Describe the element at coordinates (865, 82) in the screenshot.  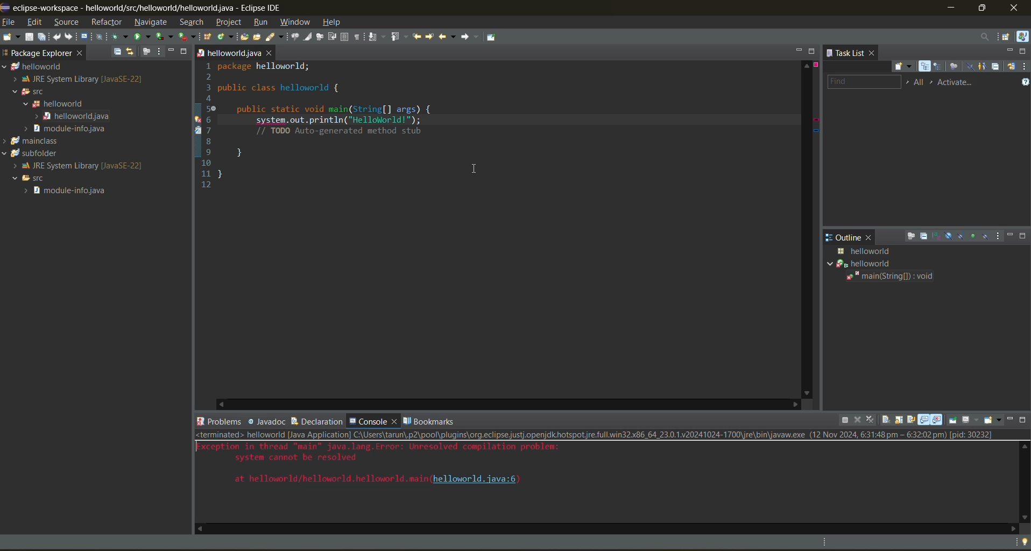
I see `find` at that location.